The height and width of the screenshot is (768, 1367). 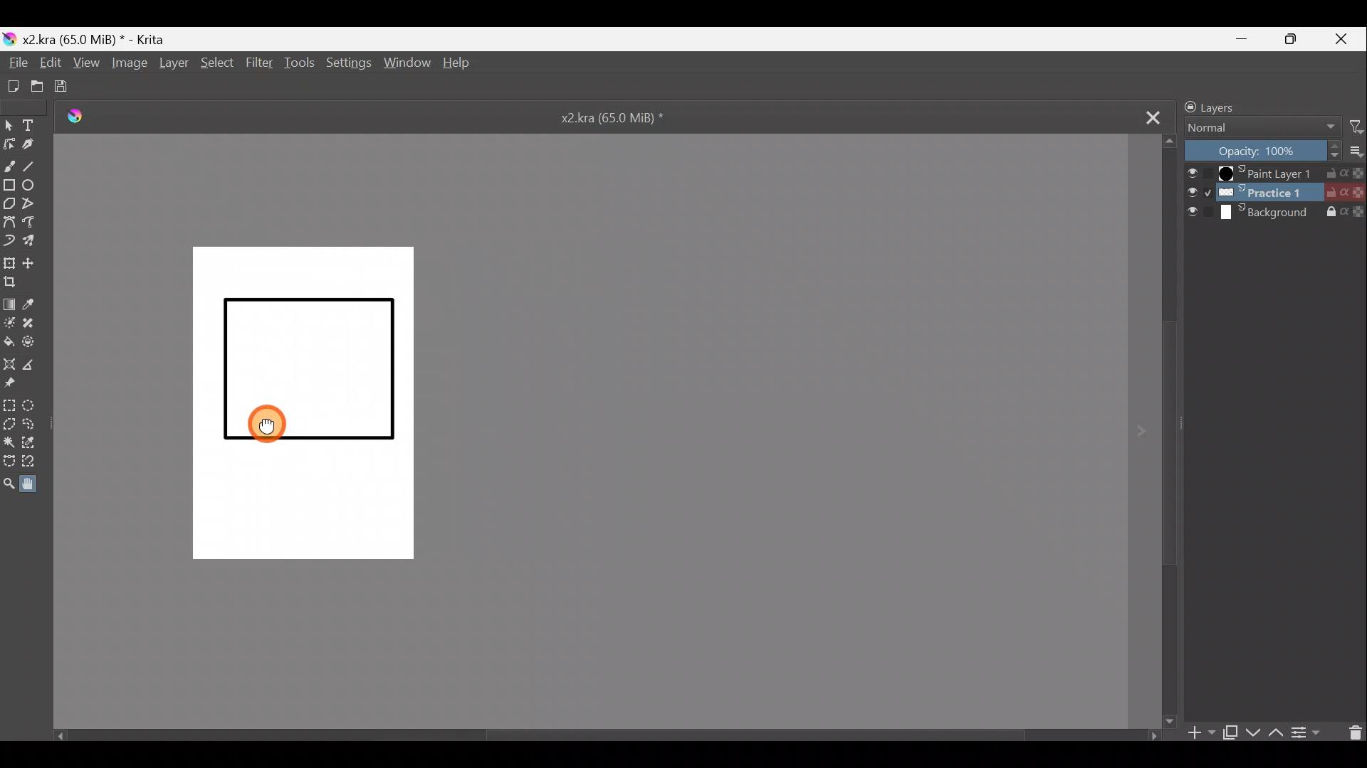 I want to click on Minimize, so click(x=1242, y=38).